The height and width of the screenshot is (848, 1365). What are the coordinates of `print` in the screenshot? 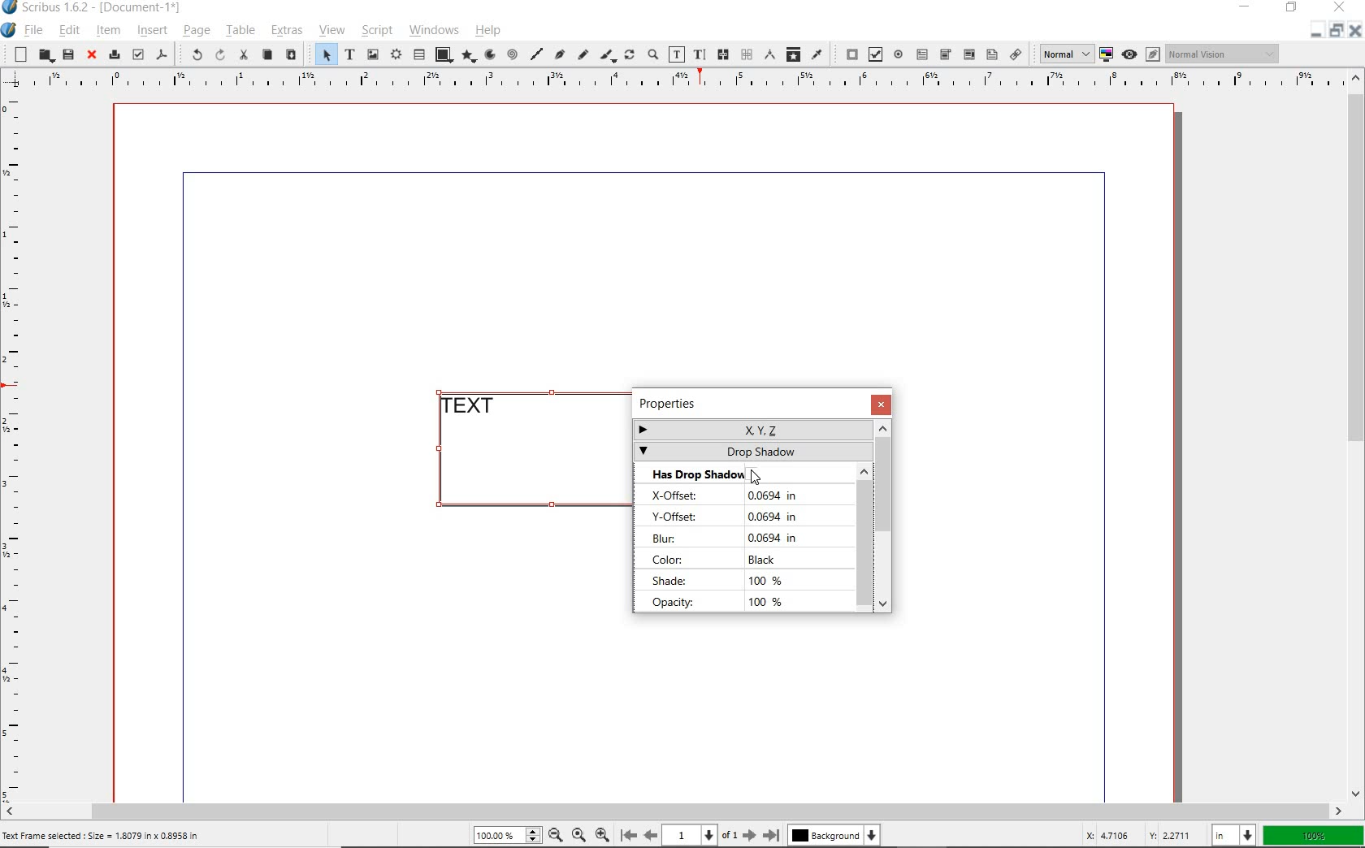 It's located at (114, 55).